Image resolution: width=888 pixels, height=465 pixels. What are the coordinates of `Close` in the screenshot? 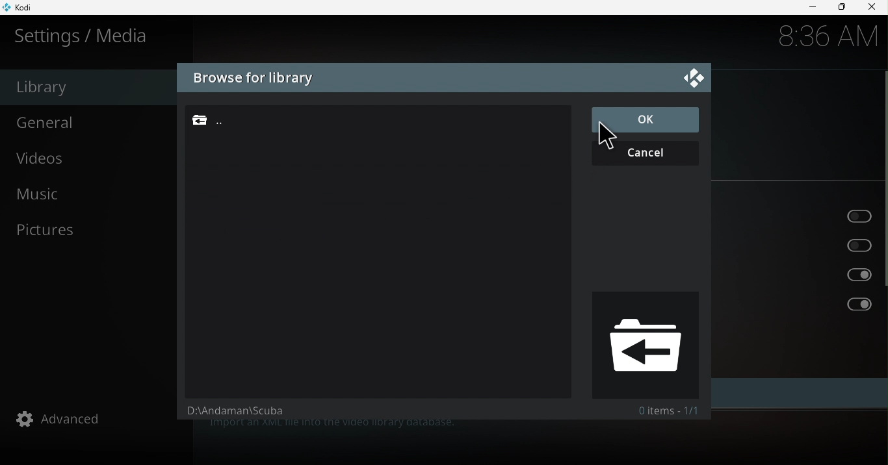 It's located at (694, 77).